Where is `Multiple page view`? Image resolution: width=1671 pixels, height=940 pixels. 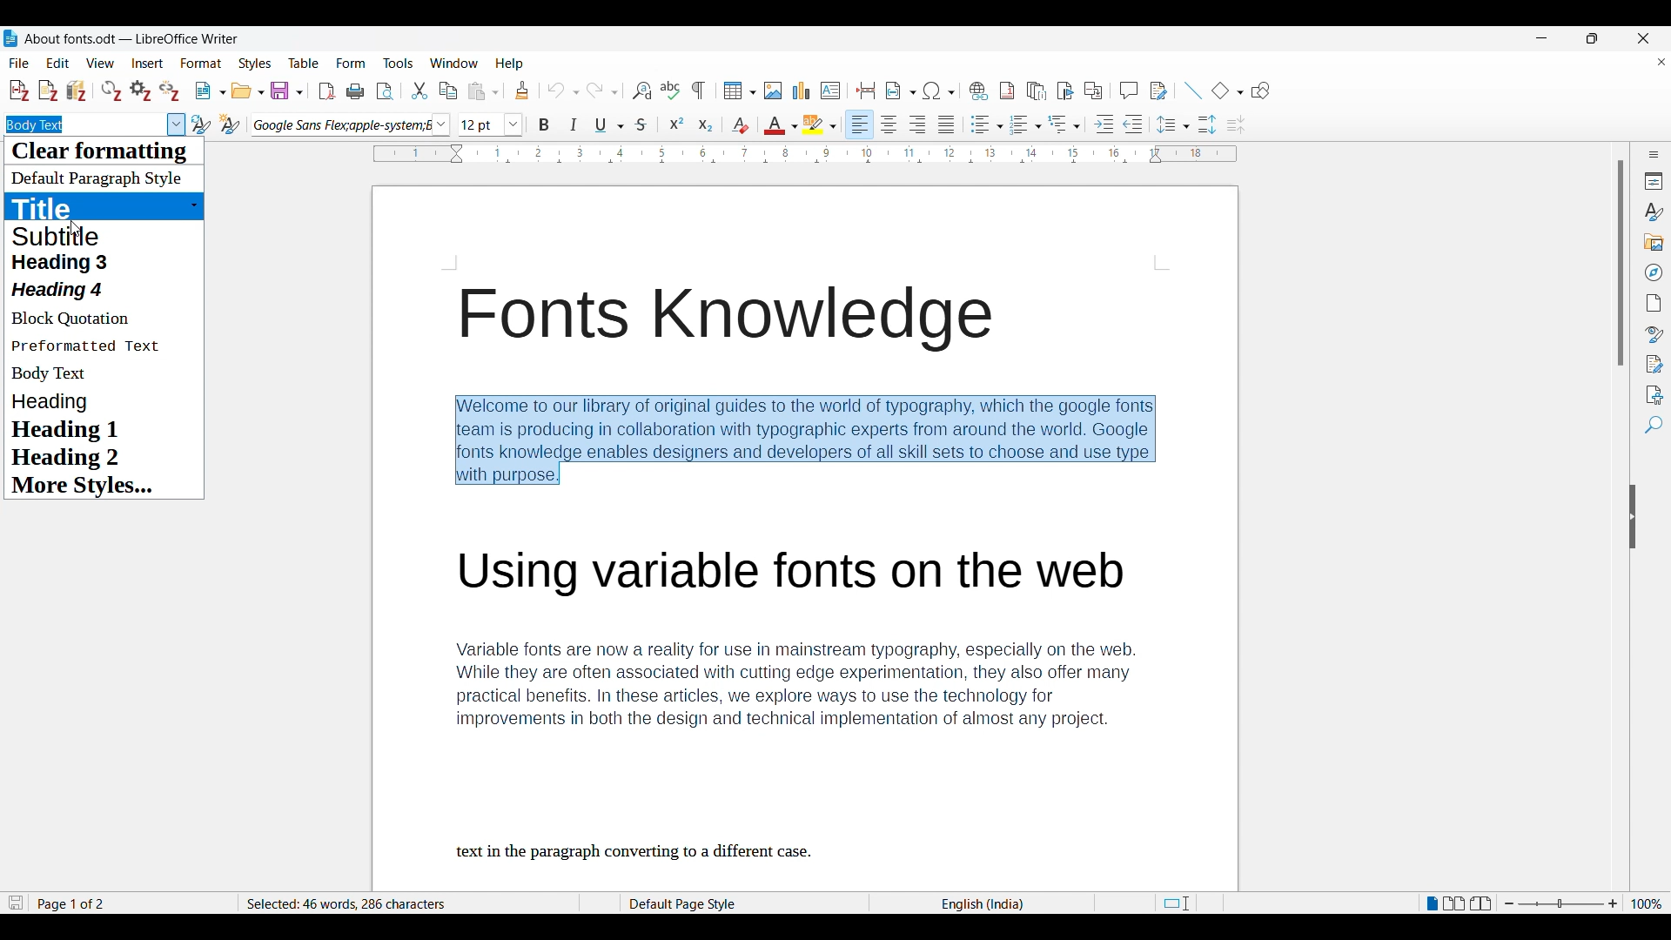 Multiple page view is located at coordinates (1455, 903).